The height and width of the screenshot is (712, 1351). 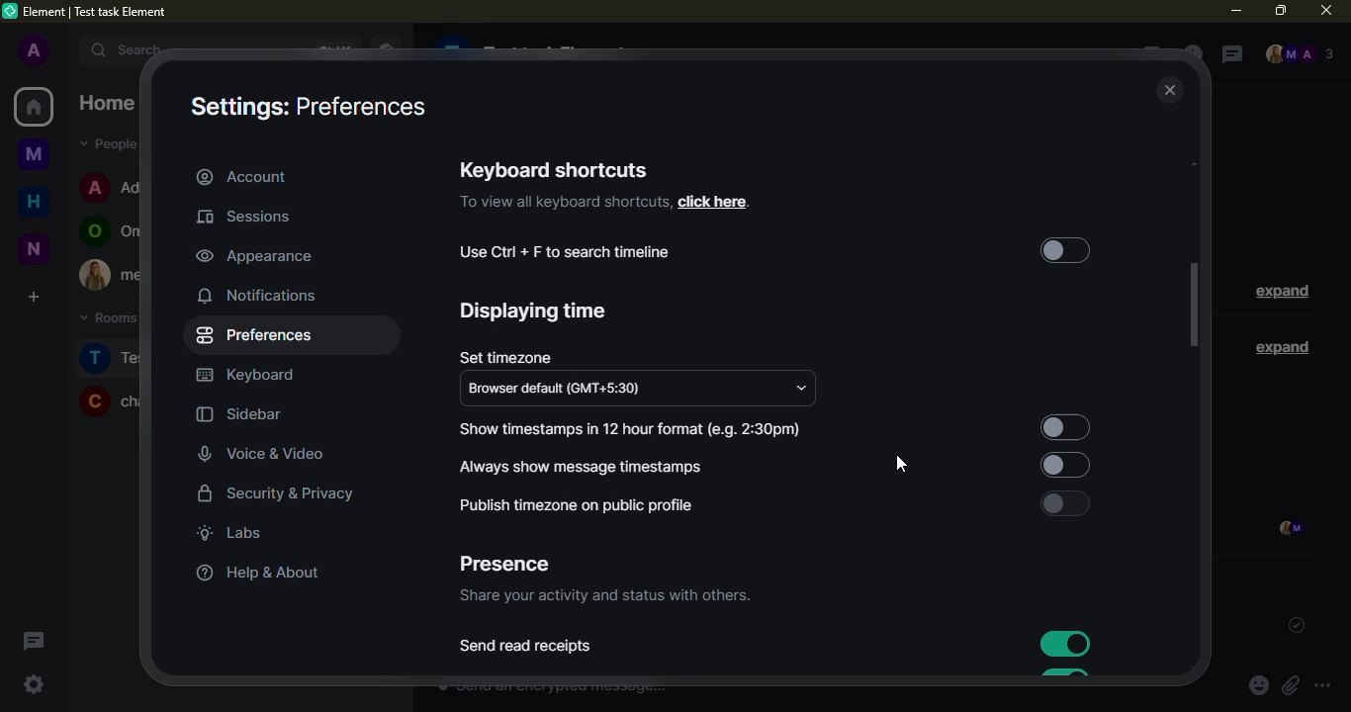 I want to click on appearance, so click(x=255, y=255).